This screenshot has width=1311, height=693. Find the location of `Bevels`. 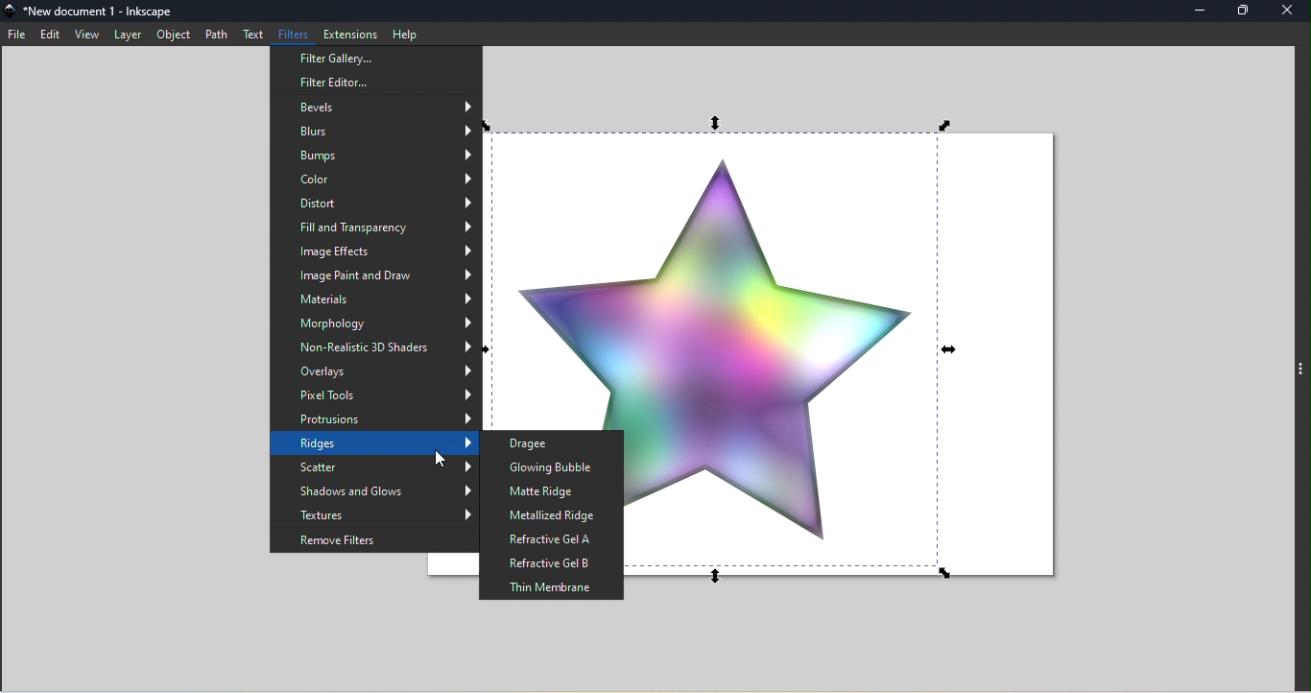

Bevels is located at coordinates (374, 105).